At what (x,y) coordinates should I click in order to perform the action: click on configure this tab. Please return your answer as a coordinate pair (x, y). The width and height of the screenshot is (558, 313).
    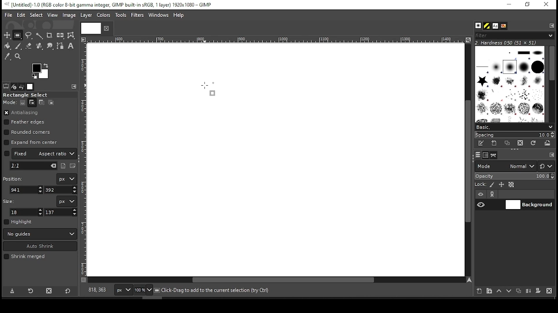
    Looking at the image, I should click on (552, 25).